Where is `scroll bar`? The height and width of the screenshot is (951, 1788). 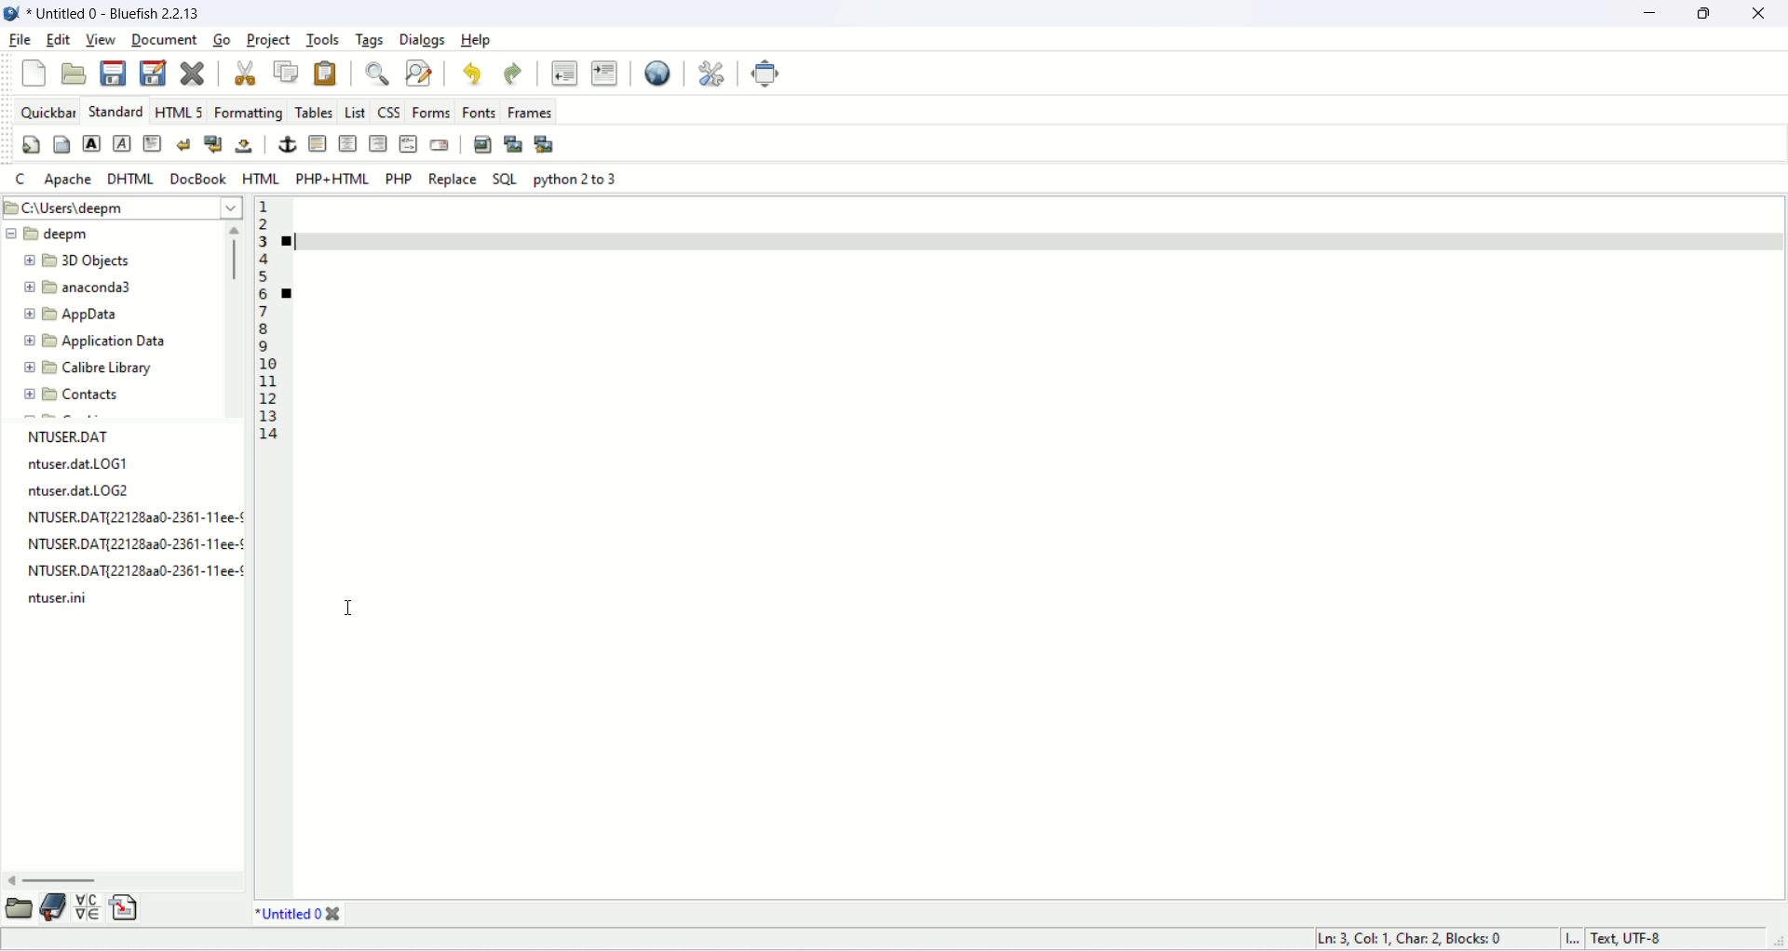 scroll bar is located at coordinates (121, 884).